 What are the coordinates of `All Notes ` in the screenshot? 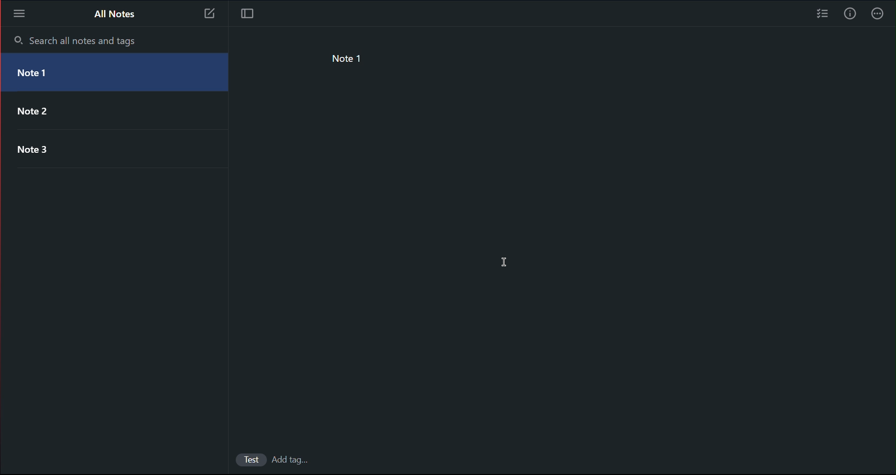 It's located at (115, 15).